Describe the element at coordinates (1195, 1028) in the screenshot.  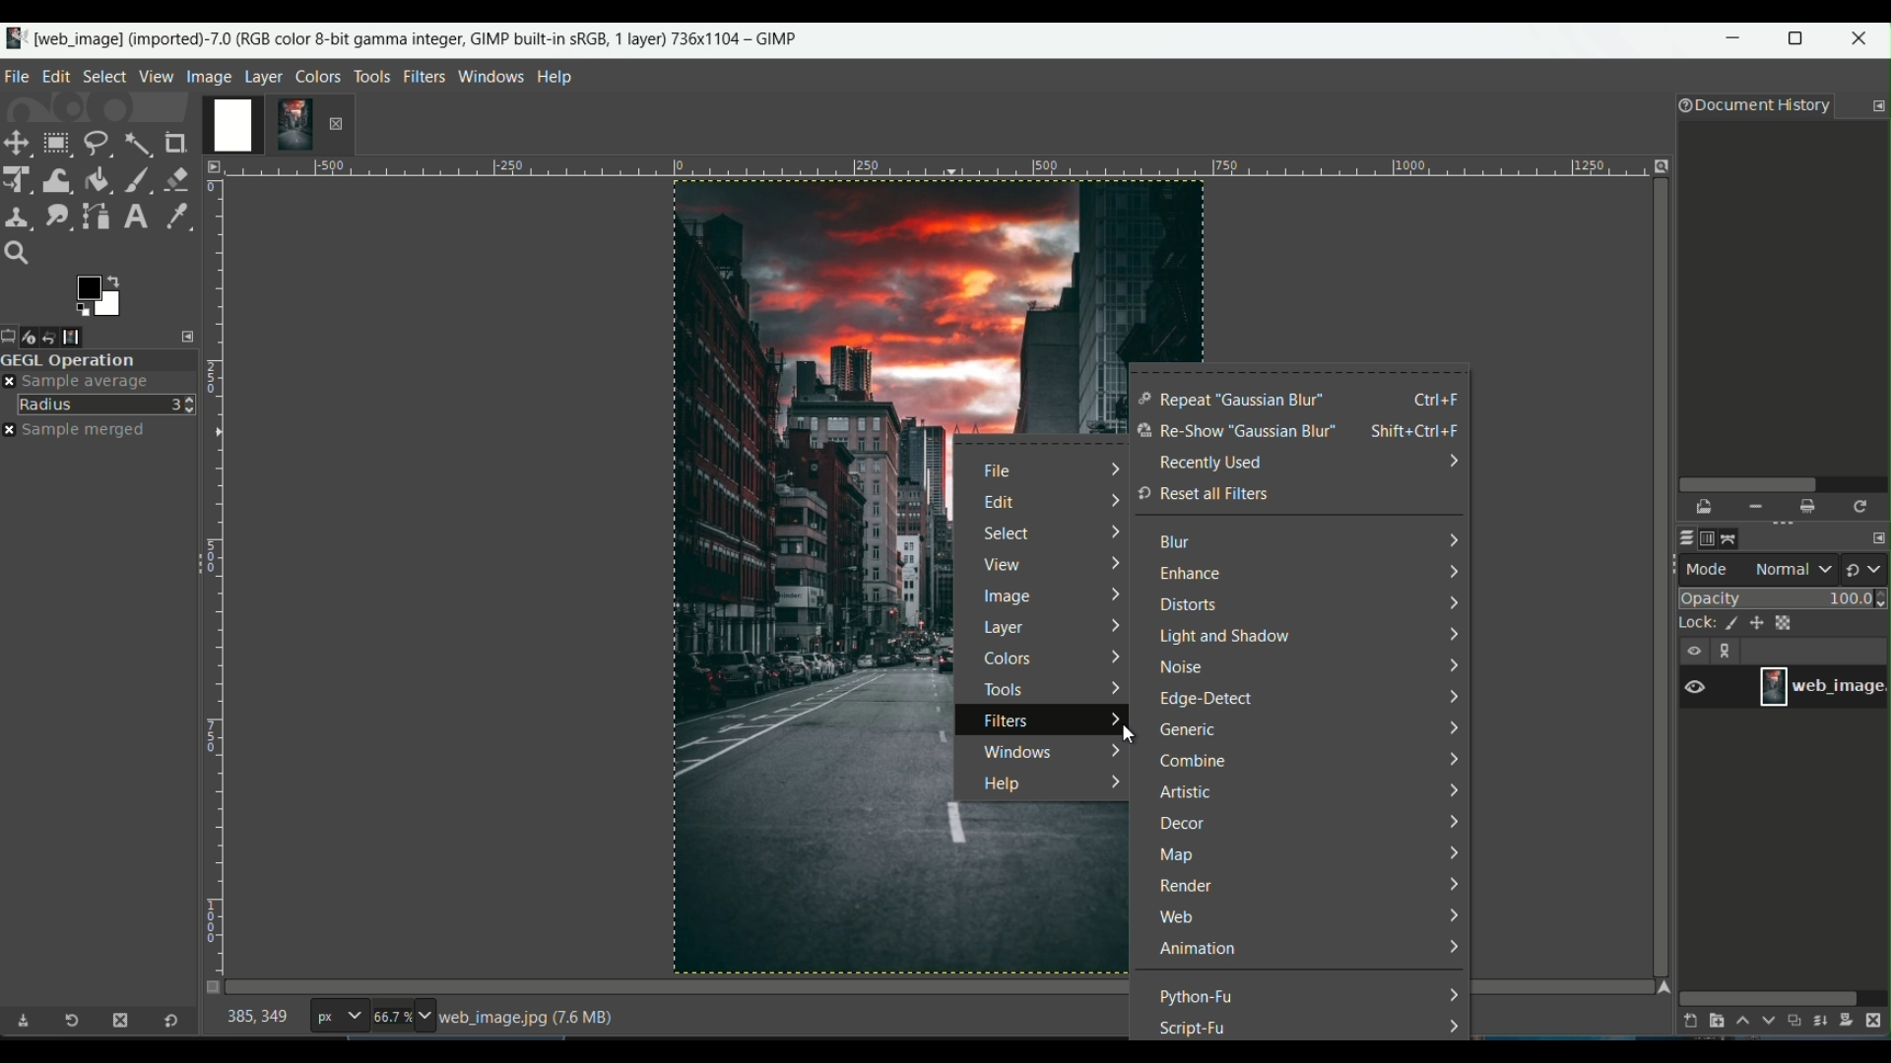
I see `script-fu` at that location.